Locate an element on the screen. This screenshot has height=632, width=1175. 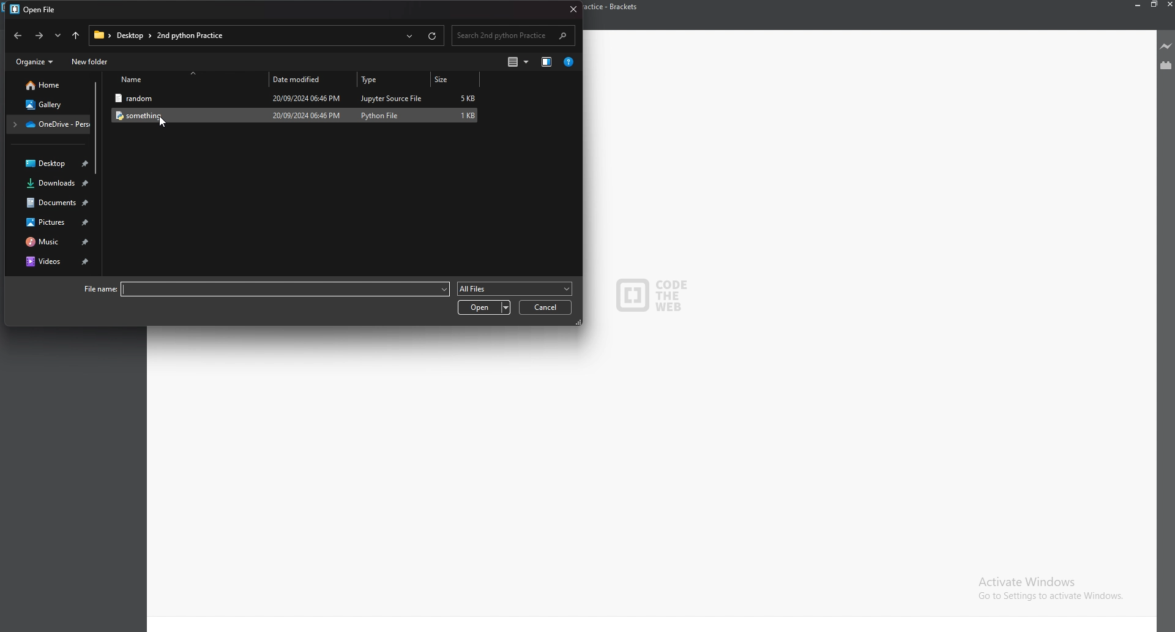
gallery is located at coordinates (44, 105).